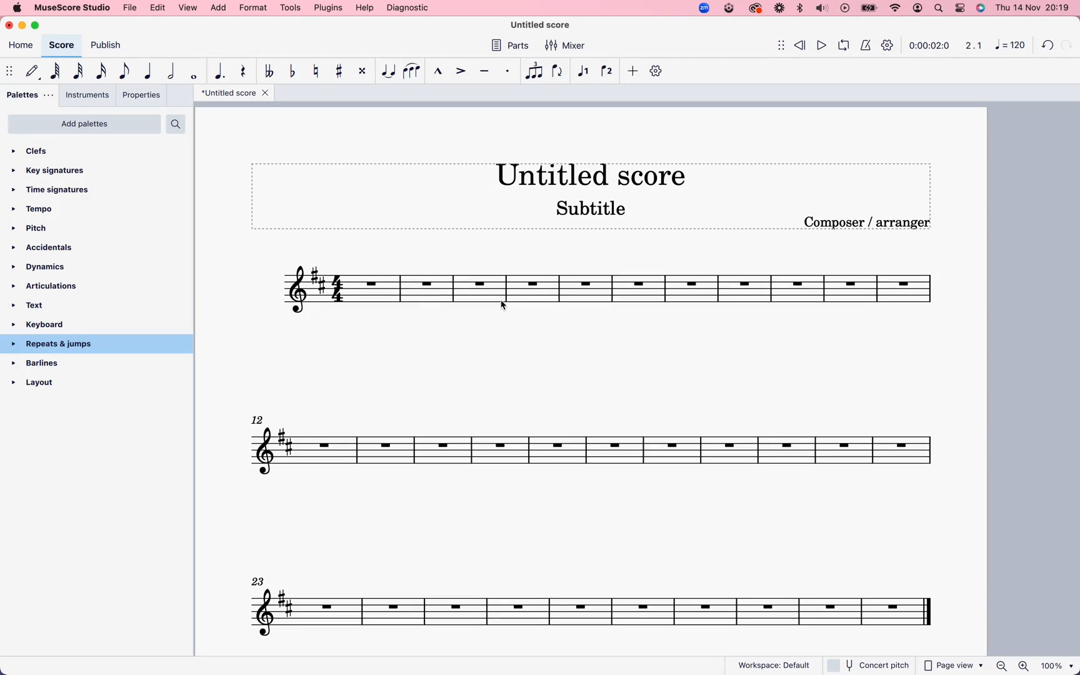 This screenshot has height=675, width=1080. What do you see at coordinates (11, 24) in the screenshot?
I see `close` at bounding box center [11, 24].